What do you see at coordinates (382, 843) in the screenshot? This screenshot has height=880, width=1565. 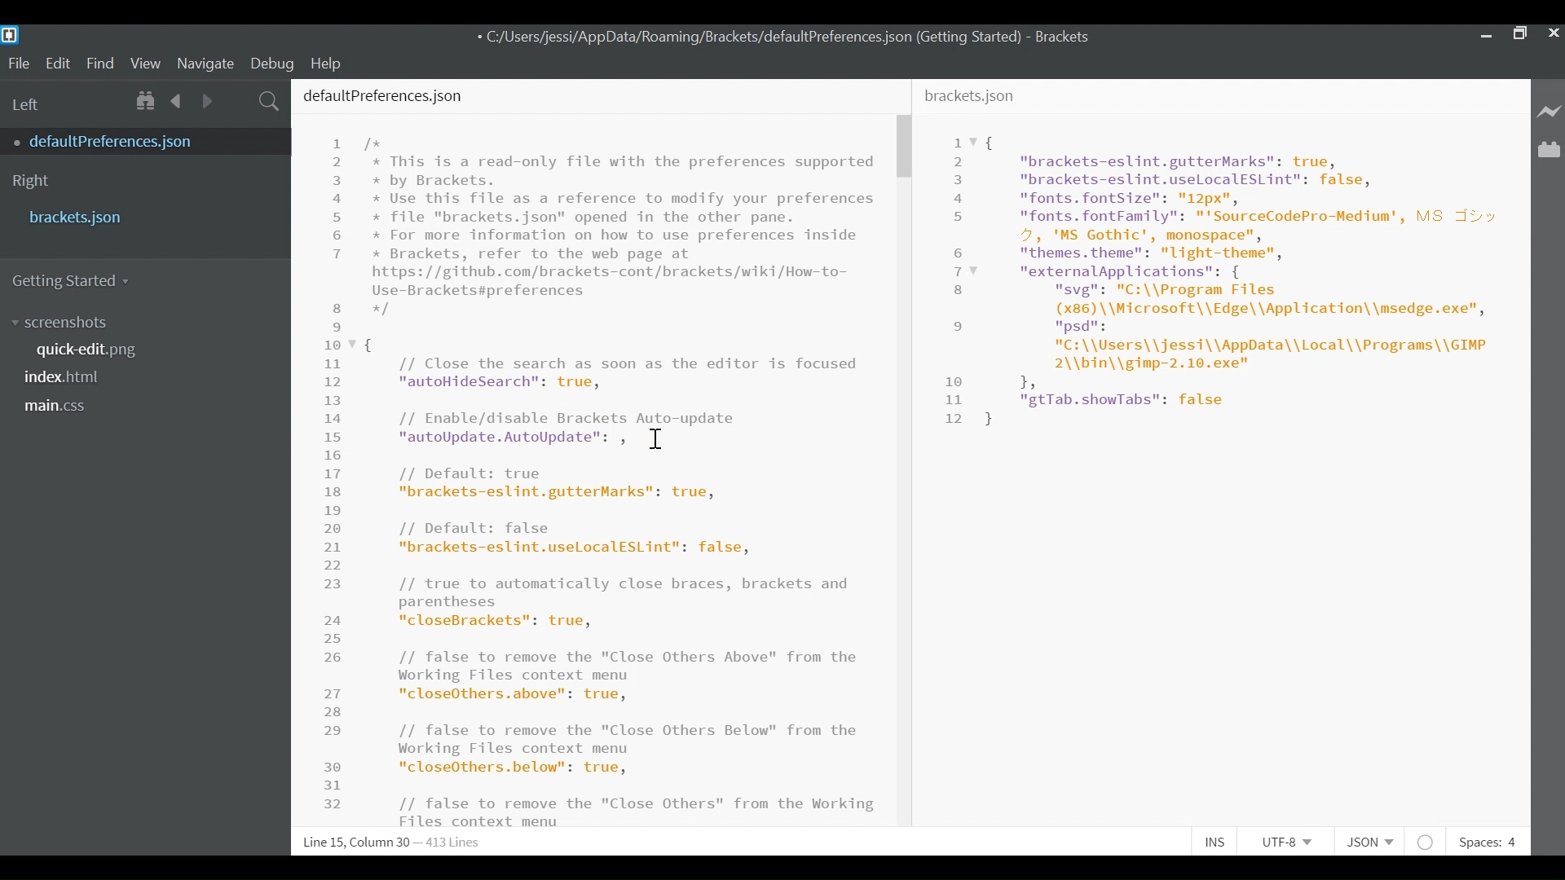 I see `Line, Column Preference` at bounding box center [382, 843].